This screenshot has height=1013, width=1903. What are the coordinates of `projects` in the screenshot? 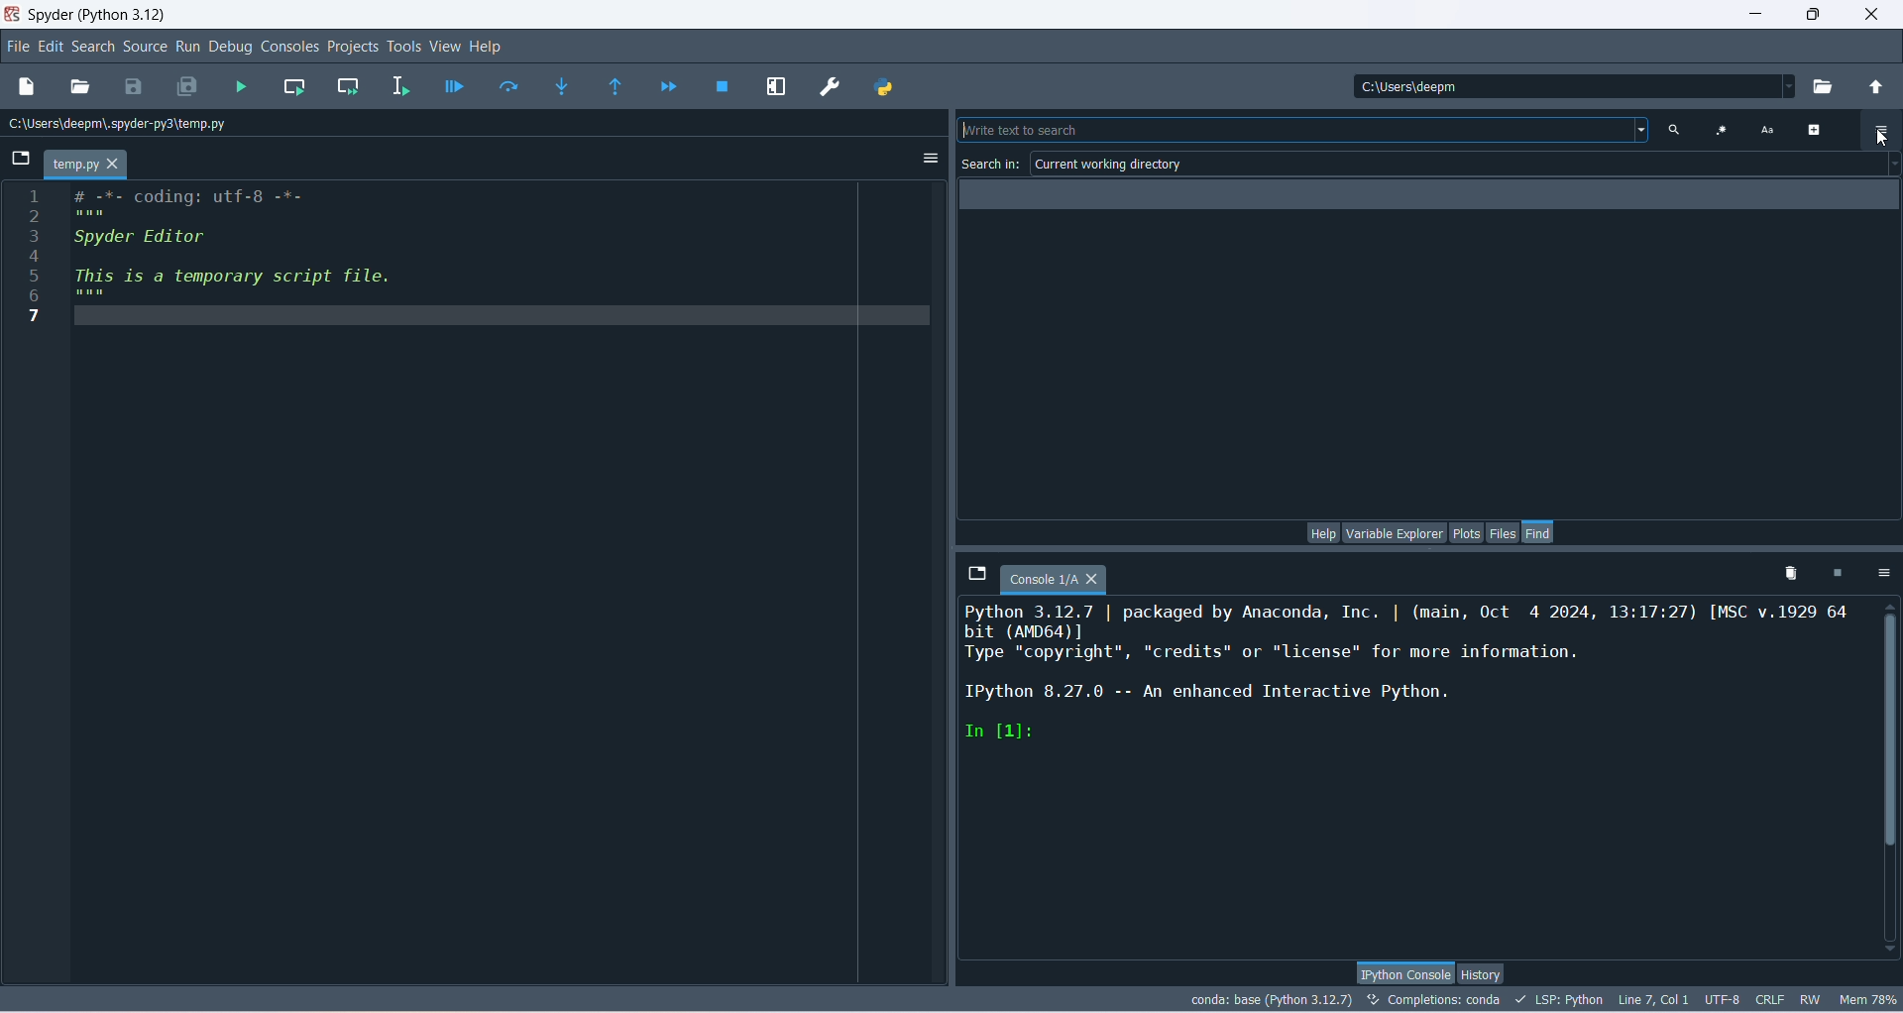 It's located at (353, 49).